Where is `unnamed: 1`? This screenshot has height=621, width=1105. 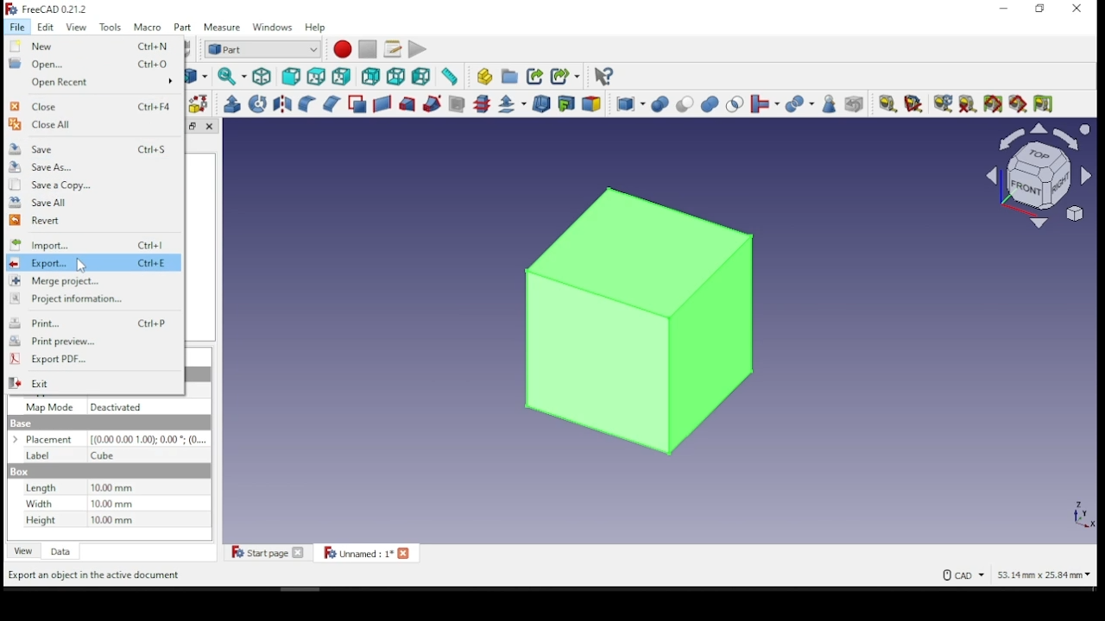
unnamed: 1 is located at coordinates (367, 552).